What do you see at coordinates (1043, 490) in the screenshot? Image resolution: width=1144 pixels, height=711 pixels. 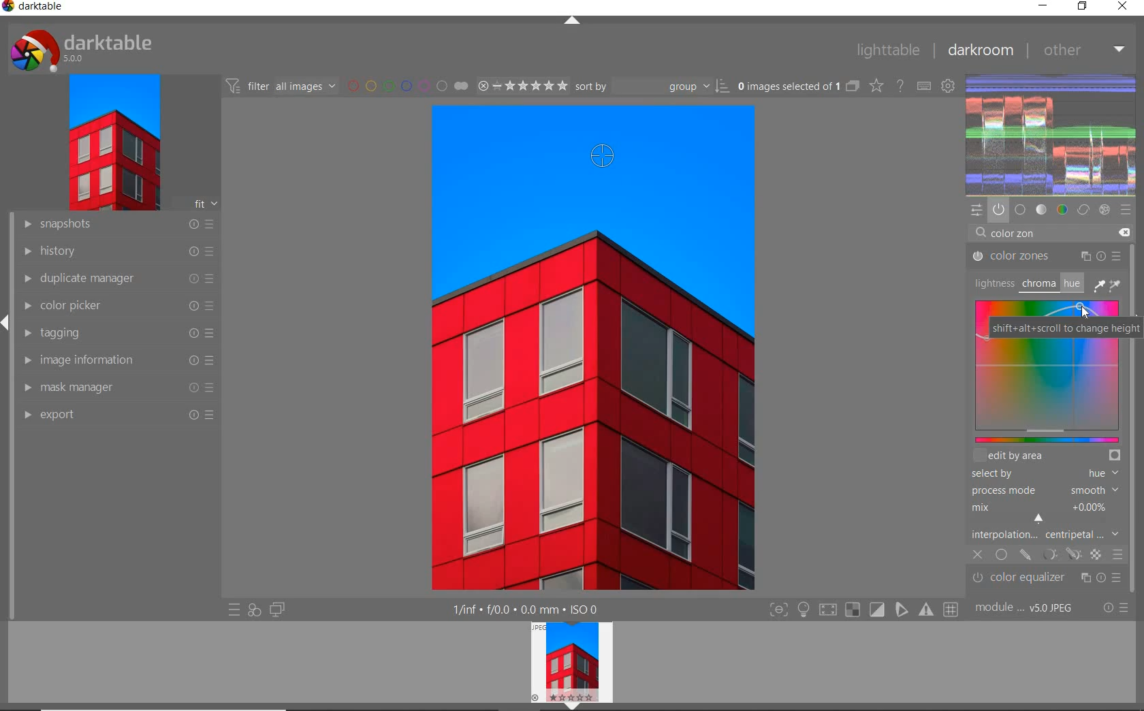 I see `PROCESS MODE` at bounding box center [1043, 490].